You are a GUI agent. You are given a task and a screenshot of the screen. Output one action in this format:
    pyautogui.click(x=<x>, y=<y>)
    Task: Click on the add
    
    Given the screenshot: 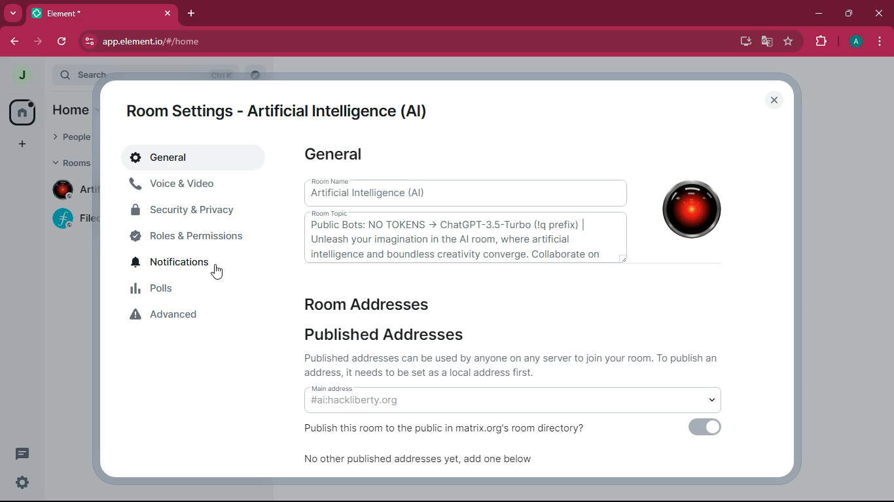 What is the action you would take?
    pyautogui.click(x=22, y=146)
    